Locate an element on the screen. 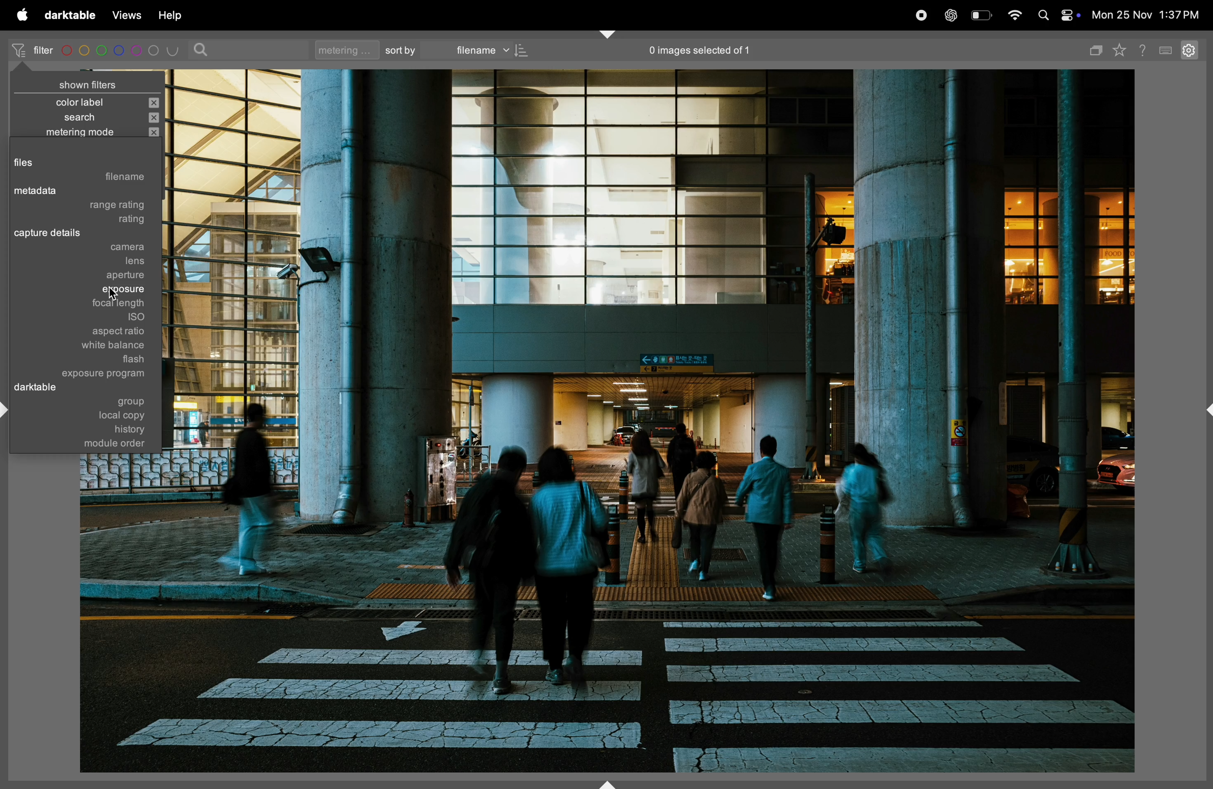 This screenshot has width=1213, height=789. camera is located at coordinates (88, 248).